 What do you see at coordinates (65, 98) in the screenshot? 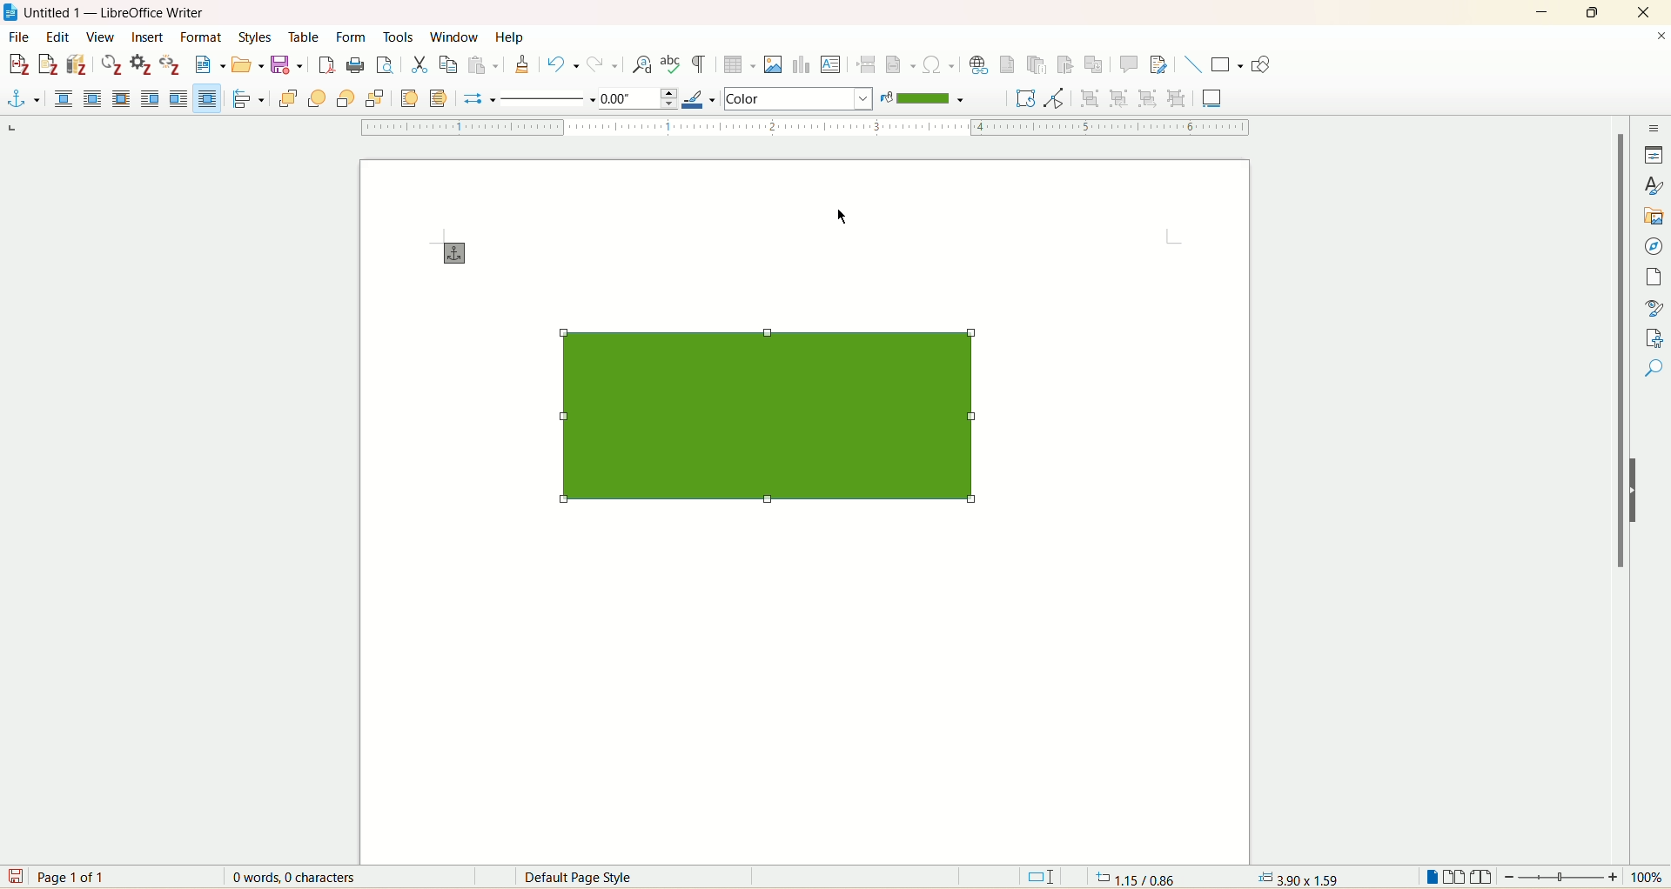
I see `none` at bounding box center [65, 98].